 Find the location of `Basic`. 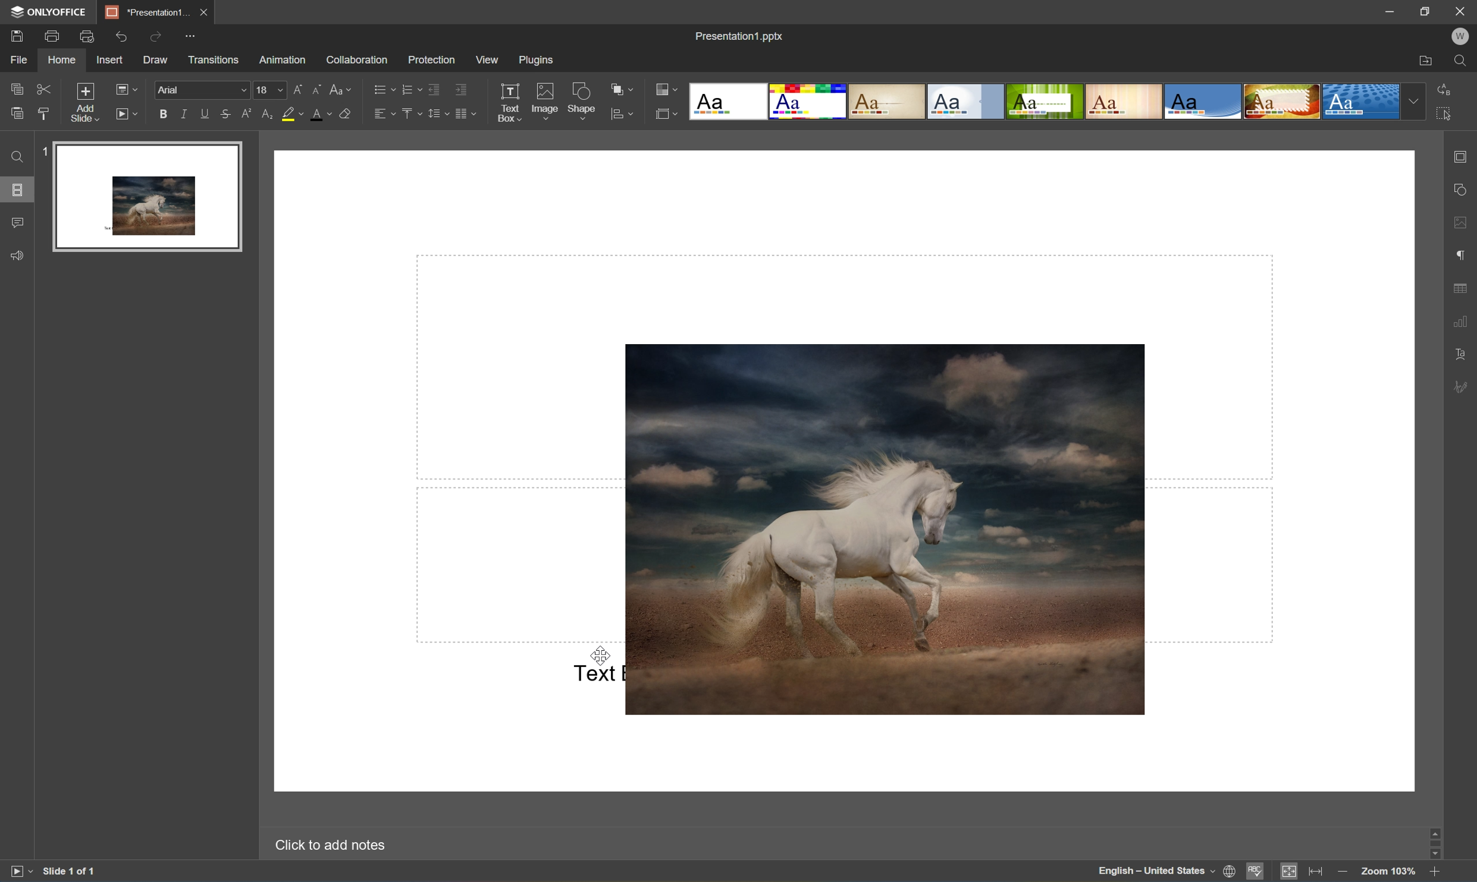

Basic is located at coordinates (811, 101).